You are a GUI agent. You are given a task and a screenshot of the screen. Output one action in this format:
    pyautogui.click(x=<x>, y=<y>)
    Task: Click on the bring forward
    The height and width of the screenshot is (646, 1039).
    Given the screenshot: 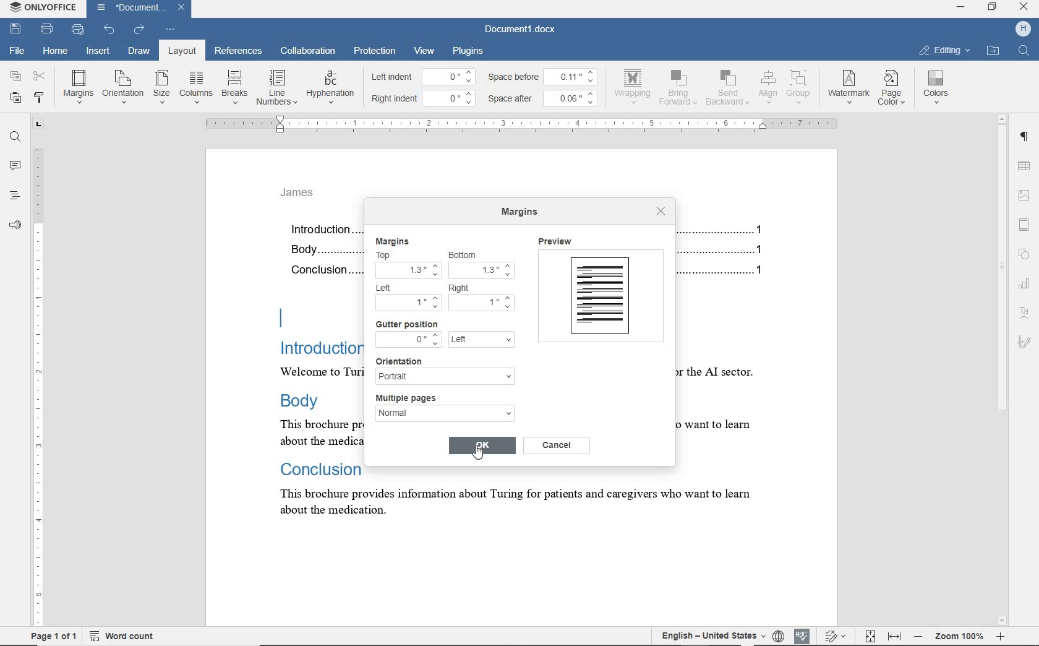 What is the action you would take?
    pyautogui.click(x=680, y=90)
    